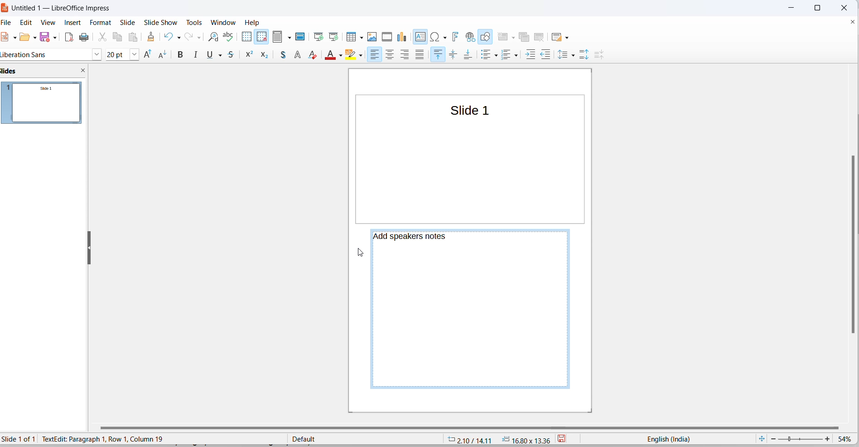 The image size is (859, 447). What do you see at coordinates (21, 439) in the screenshot?
I see `current slide` at bounding box center [21, 439].